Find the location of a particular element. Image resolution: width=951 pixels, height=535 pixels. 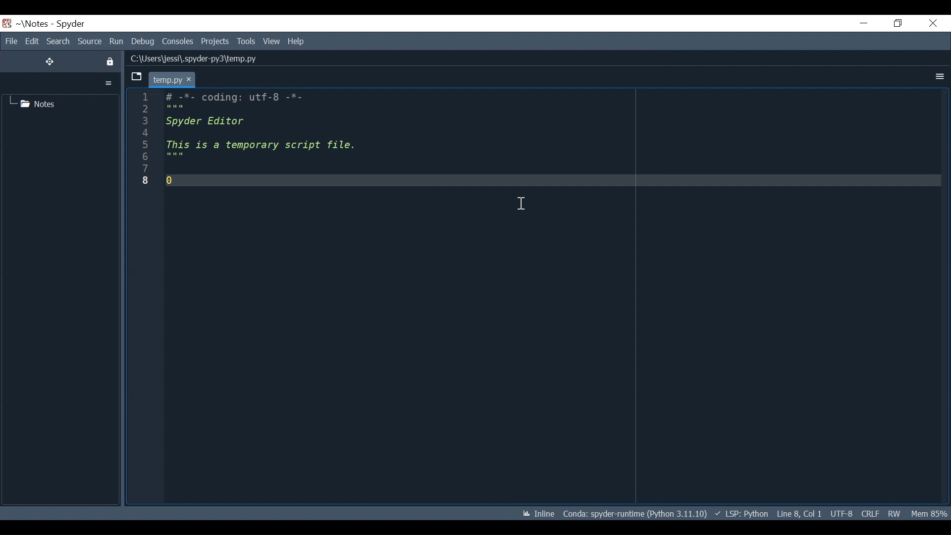

Source is located at coordinates (90, 42).